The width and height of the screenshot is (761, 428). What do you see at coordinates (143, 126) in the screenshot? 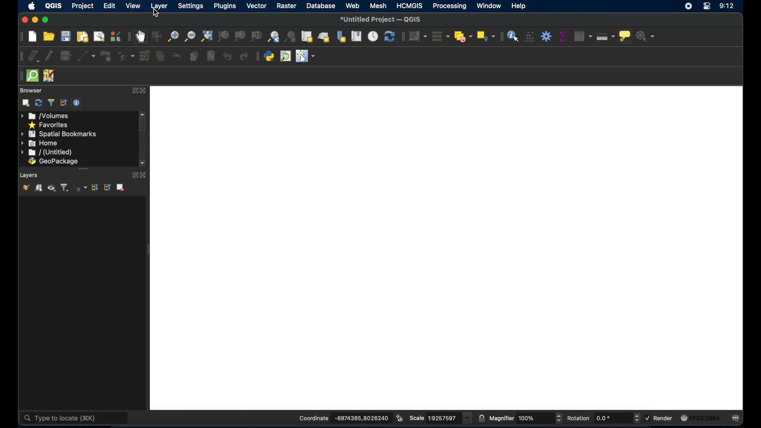
I see `scroll box` at bounding box center [143, 126].